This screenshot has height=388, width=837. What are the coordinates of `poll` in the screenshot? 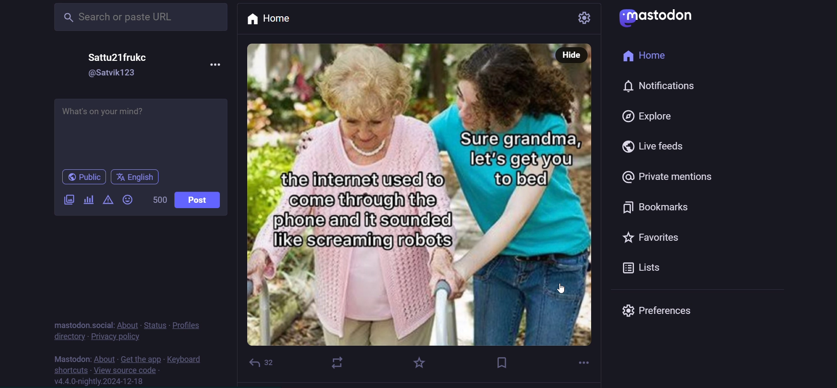 It's located at (88, 201).